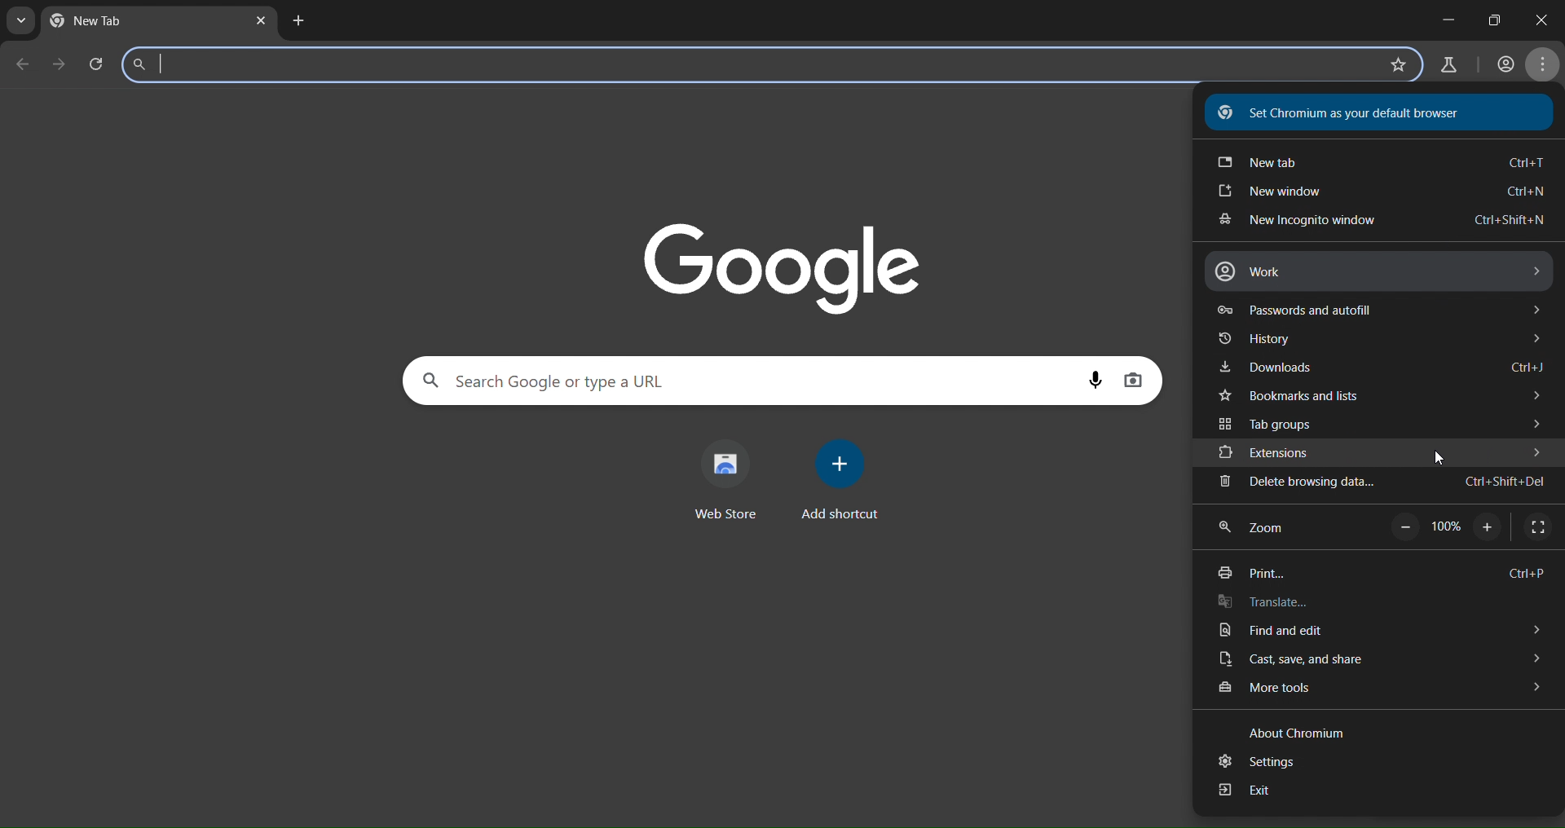 The image size is (1565, 828). What do you see at coordinates (1387, 570) in the screenshot?
I see `print` at bounding box center [1387, 570].